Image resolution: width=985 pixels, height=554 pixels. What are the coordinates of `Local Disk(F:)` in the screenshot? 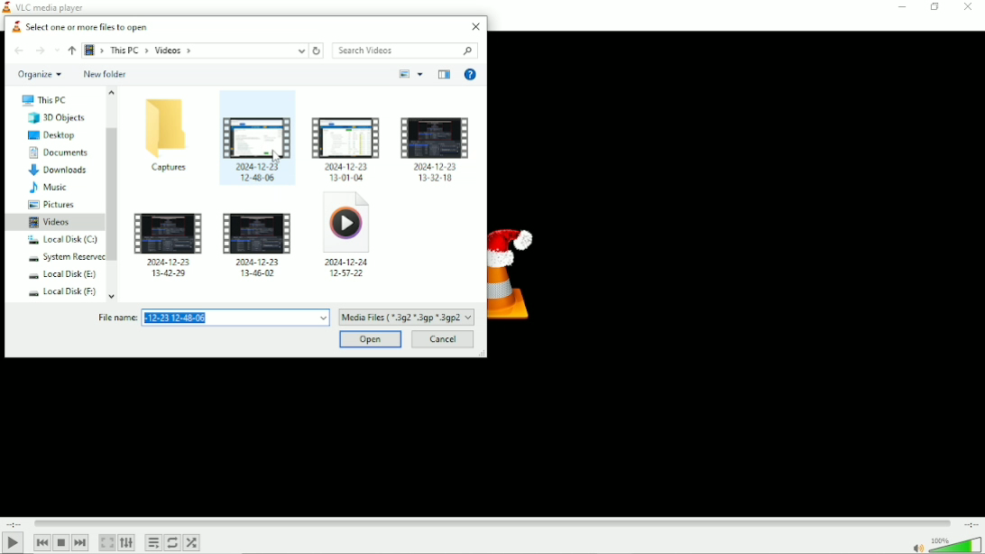 It's located at (60, 291).